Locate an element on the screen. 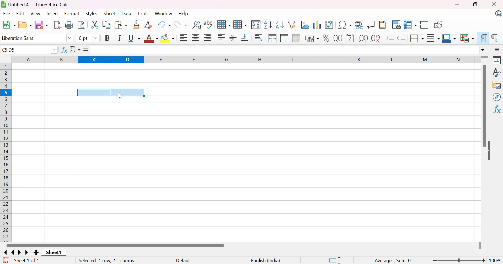 The width and height of the screenshot is (503, 264). Insert Hyperlink is located at coordinates (358, 25).